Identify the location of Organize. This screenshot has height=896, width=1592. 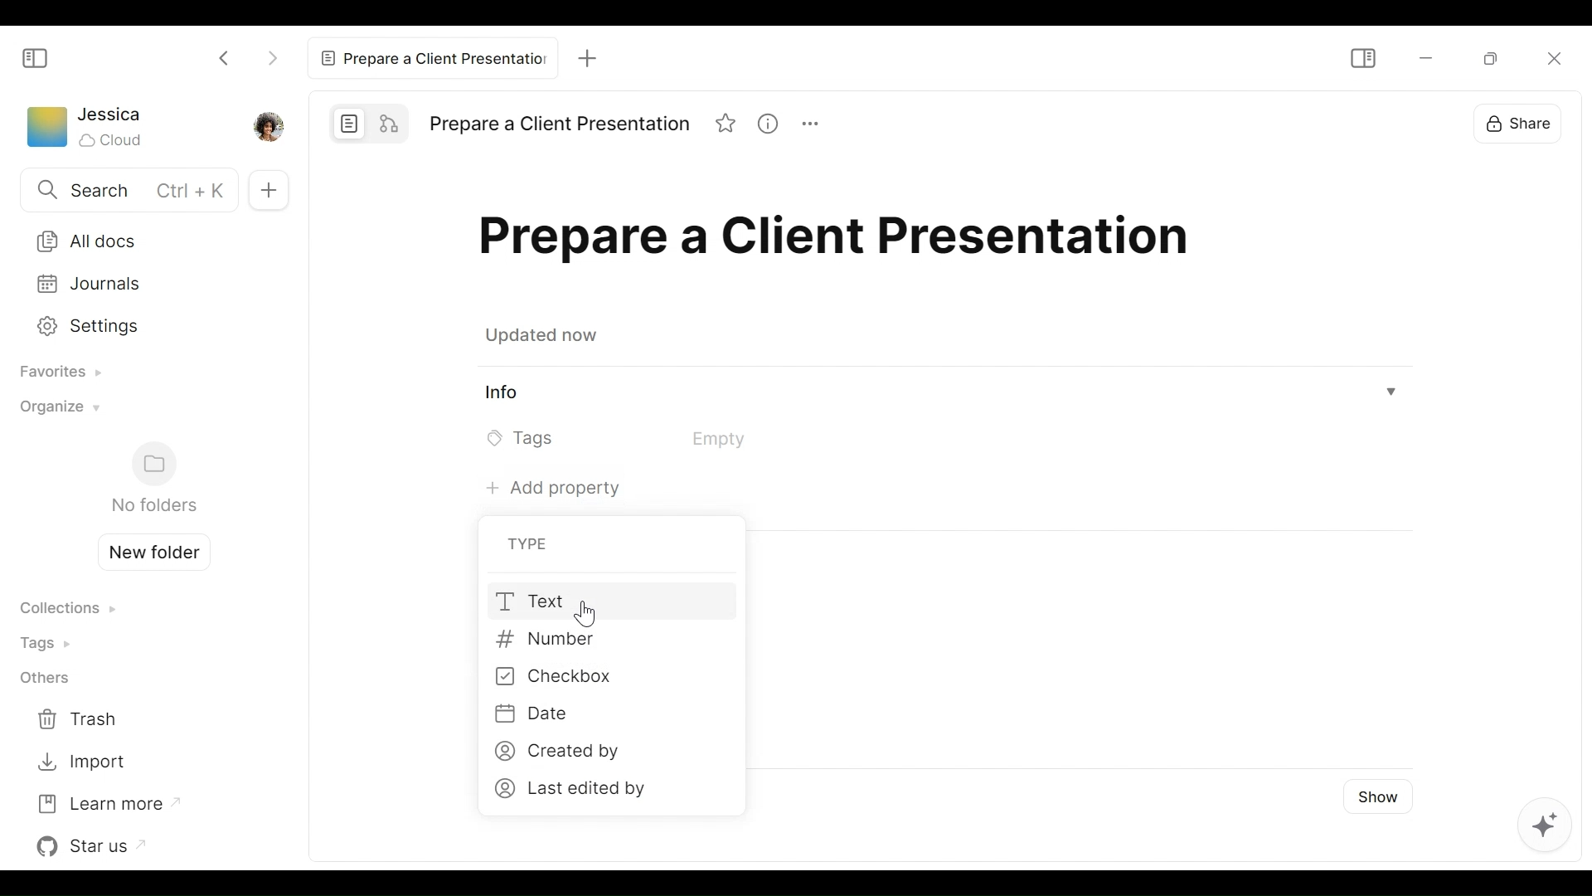
(56, 411).